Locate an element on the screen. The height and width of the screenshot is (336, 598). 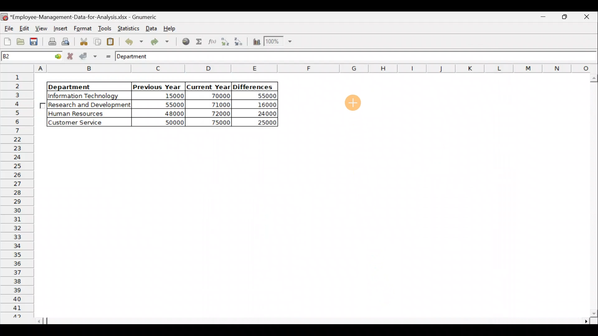
Cursor is located at coordinates (350, 103).